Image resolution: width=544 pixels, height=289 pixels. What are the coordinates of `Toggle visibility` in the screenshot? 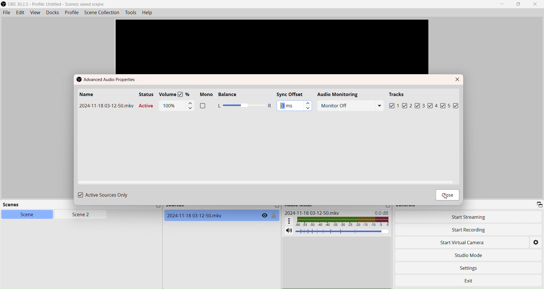 It's located at (264, 216).